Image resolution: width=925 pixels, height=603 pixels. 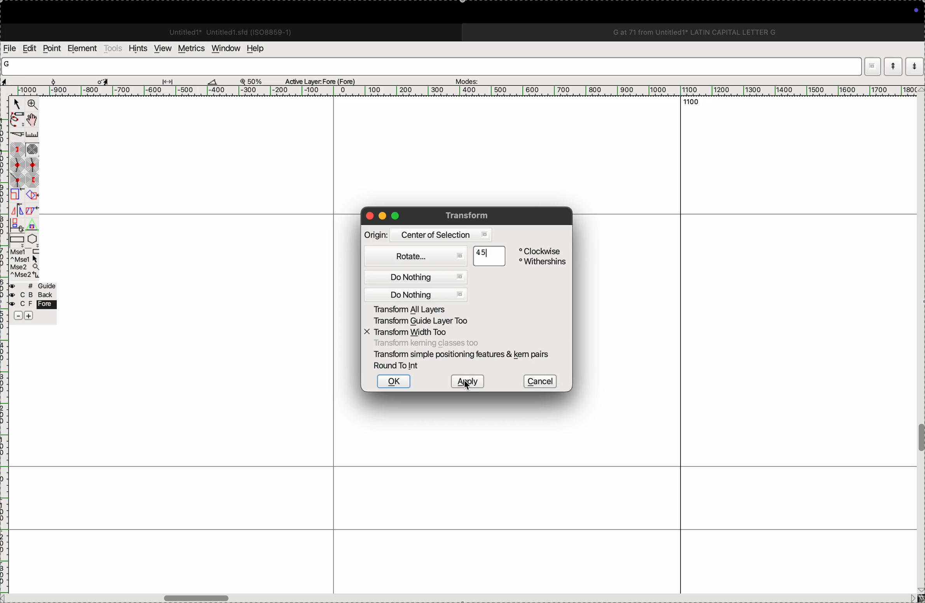 I want to click on horizontal scrollbar, so click(x=456, y=596).